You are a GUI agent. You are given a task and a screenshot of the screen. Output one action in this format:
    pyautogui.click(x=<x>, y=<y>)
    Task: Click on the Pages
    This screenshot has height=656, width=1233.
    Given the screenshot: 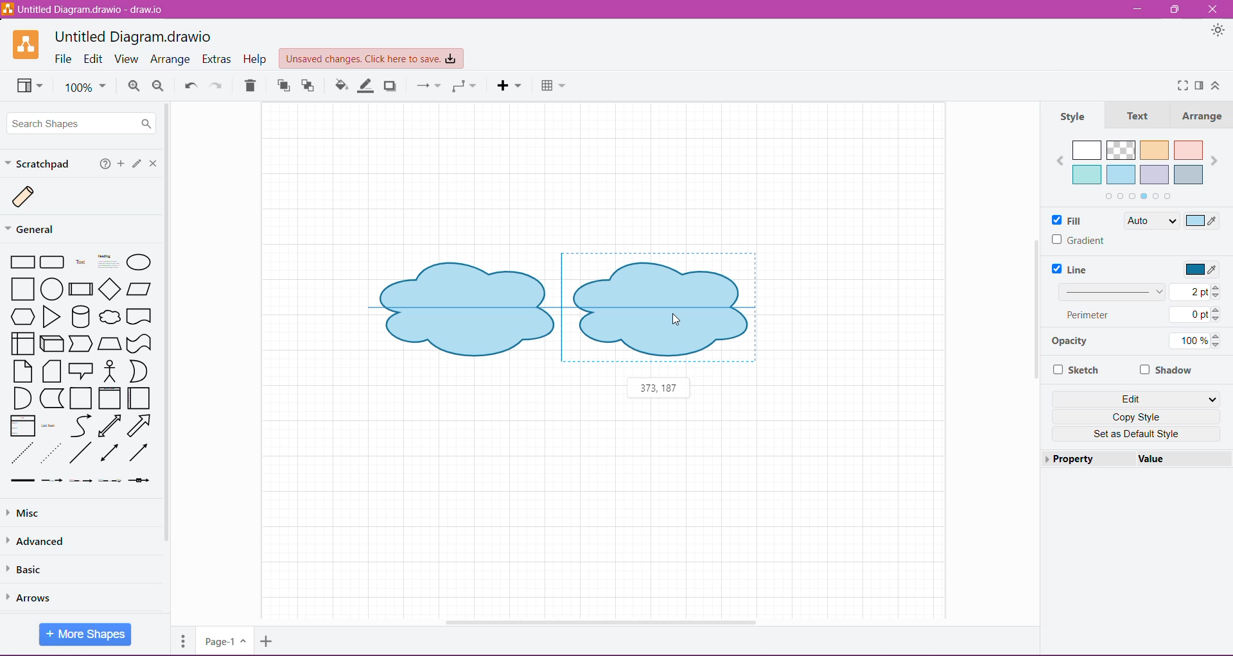 What is the action you would take?
    pyautogui.click(x=183, y=641)
    